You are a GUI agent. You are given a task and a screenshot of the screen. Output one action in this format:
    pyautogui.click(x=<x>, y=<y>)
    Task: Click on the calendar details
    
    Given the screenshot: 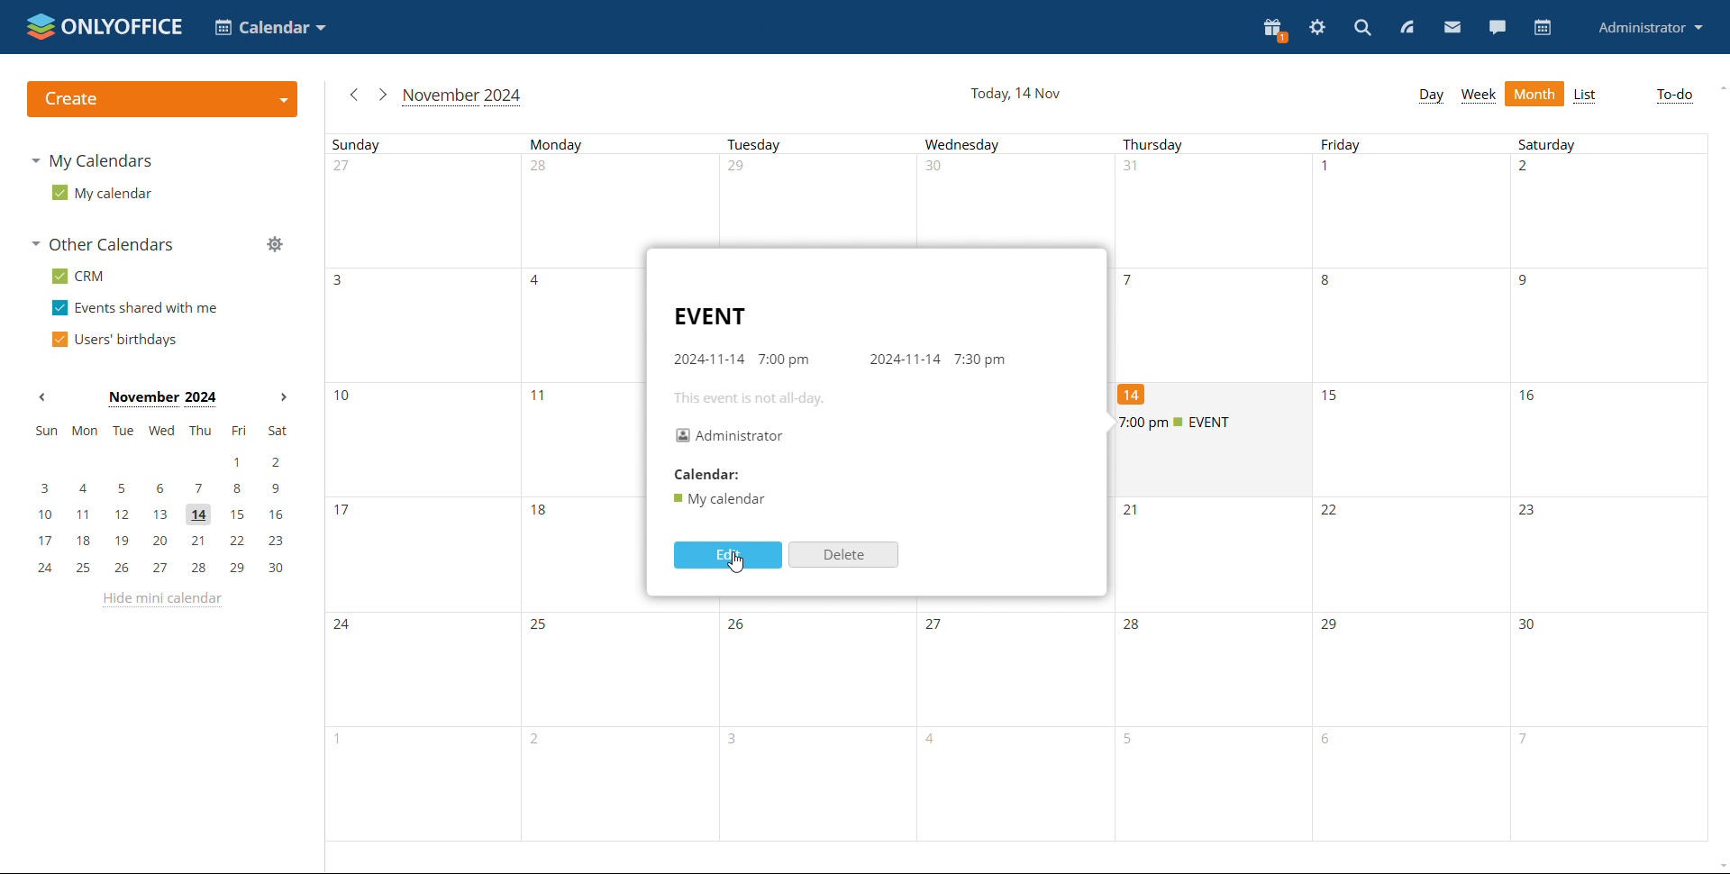 What is the action you would take?
    pyautogui.click(x=721, y=499)
    